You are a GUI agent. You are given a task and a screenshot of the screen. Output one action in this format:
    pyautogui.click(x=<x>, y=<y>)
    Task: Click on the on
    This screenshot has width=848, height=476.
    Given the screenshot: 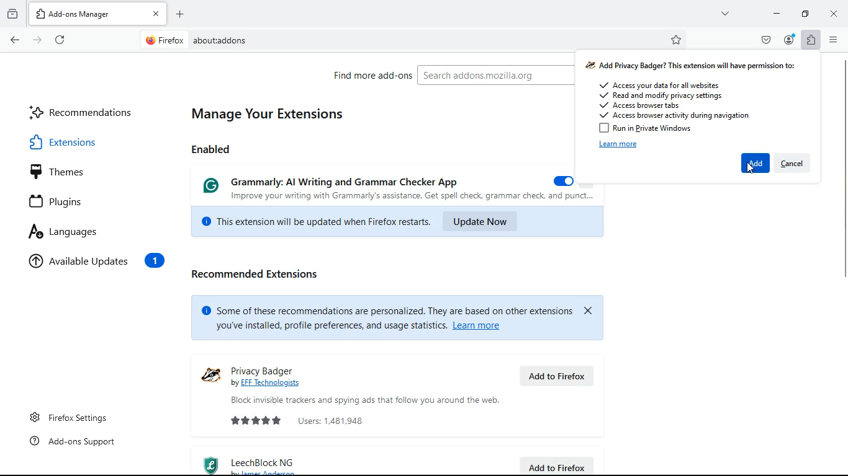 What is the action you would take?
    pyautogui.click(x=564, y=181)
    